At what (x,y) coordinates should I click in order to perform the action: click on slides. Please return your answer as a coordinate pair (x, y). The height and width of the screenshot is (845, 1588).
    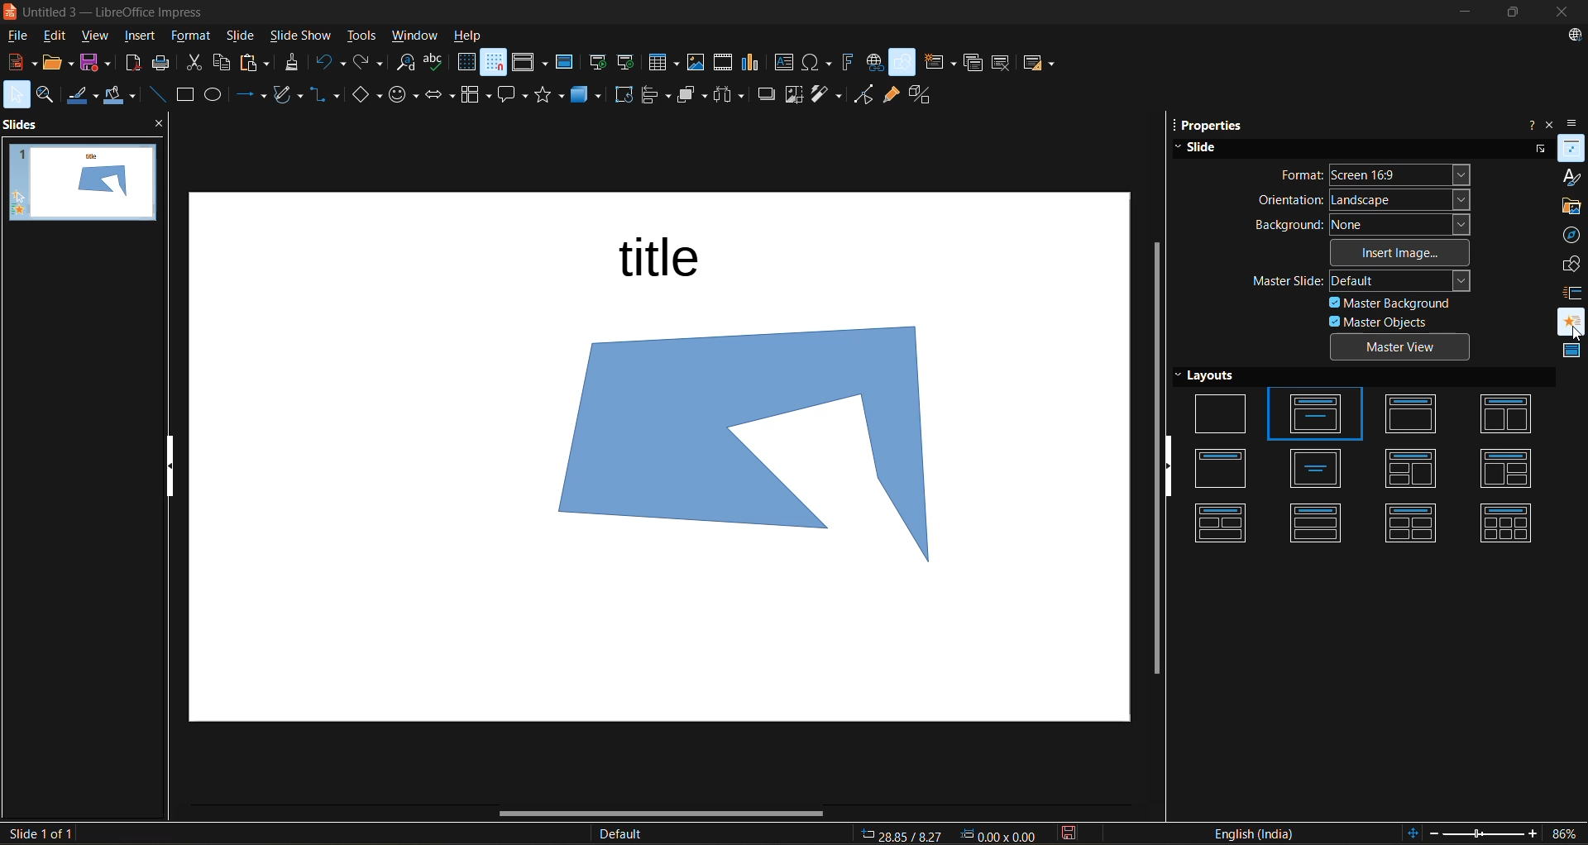
    Looking at the image, I should click on (26, 124).